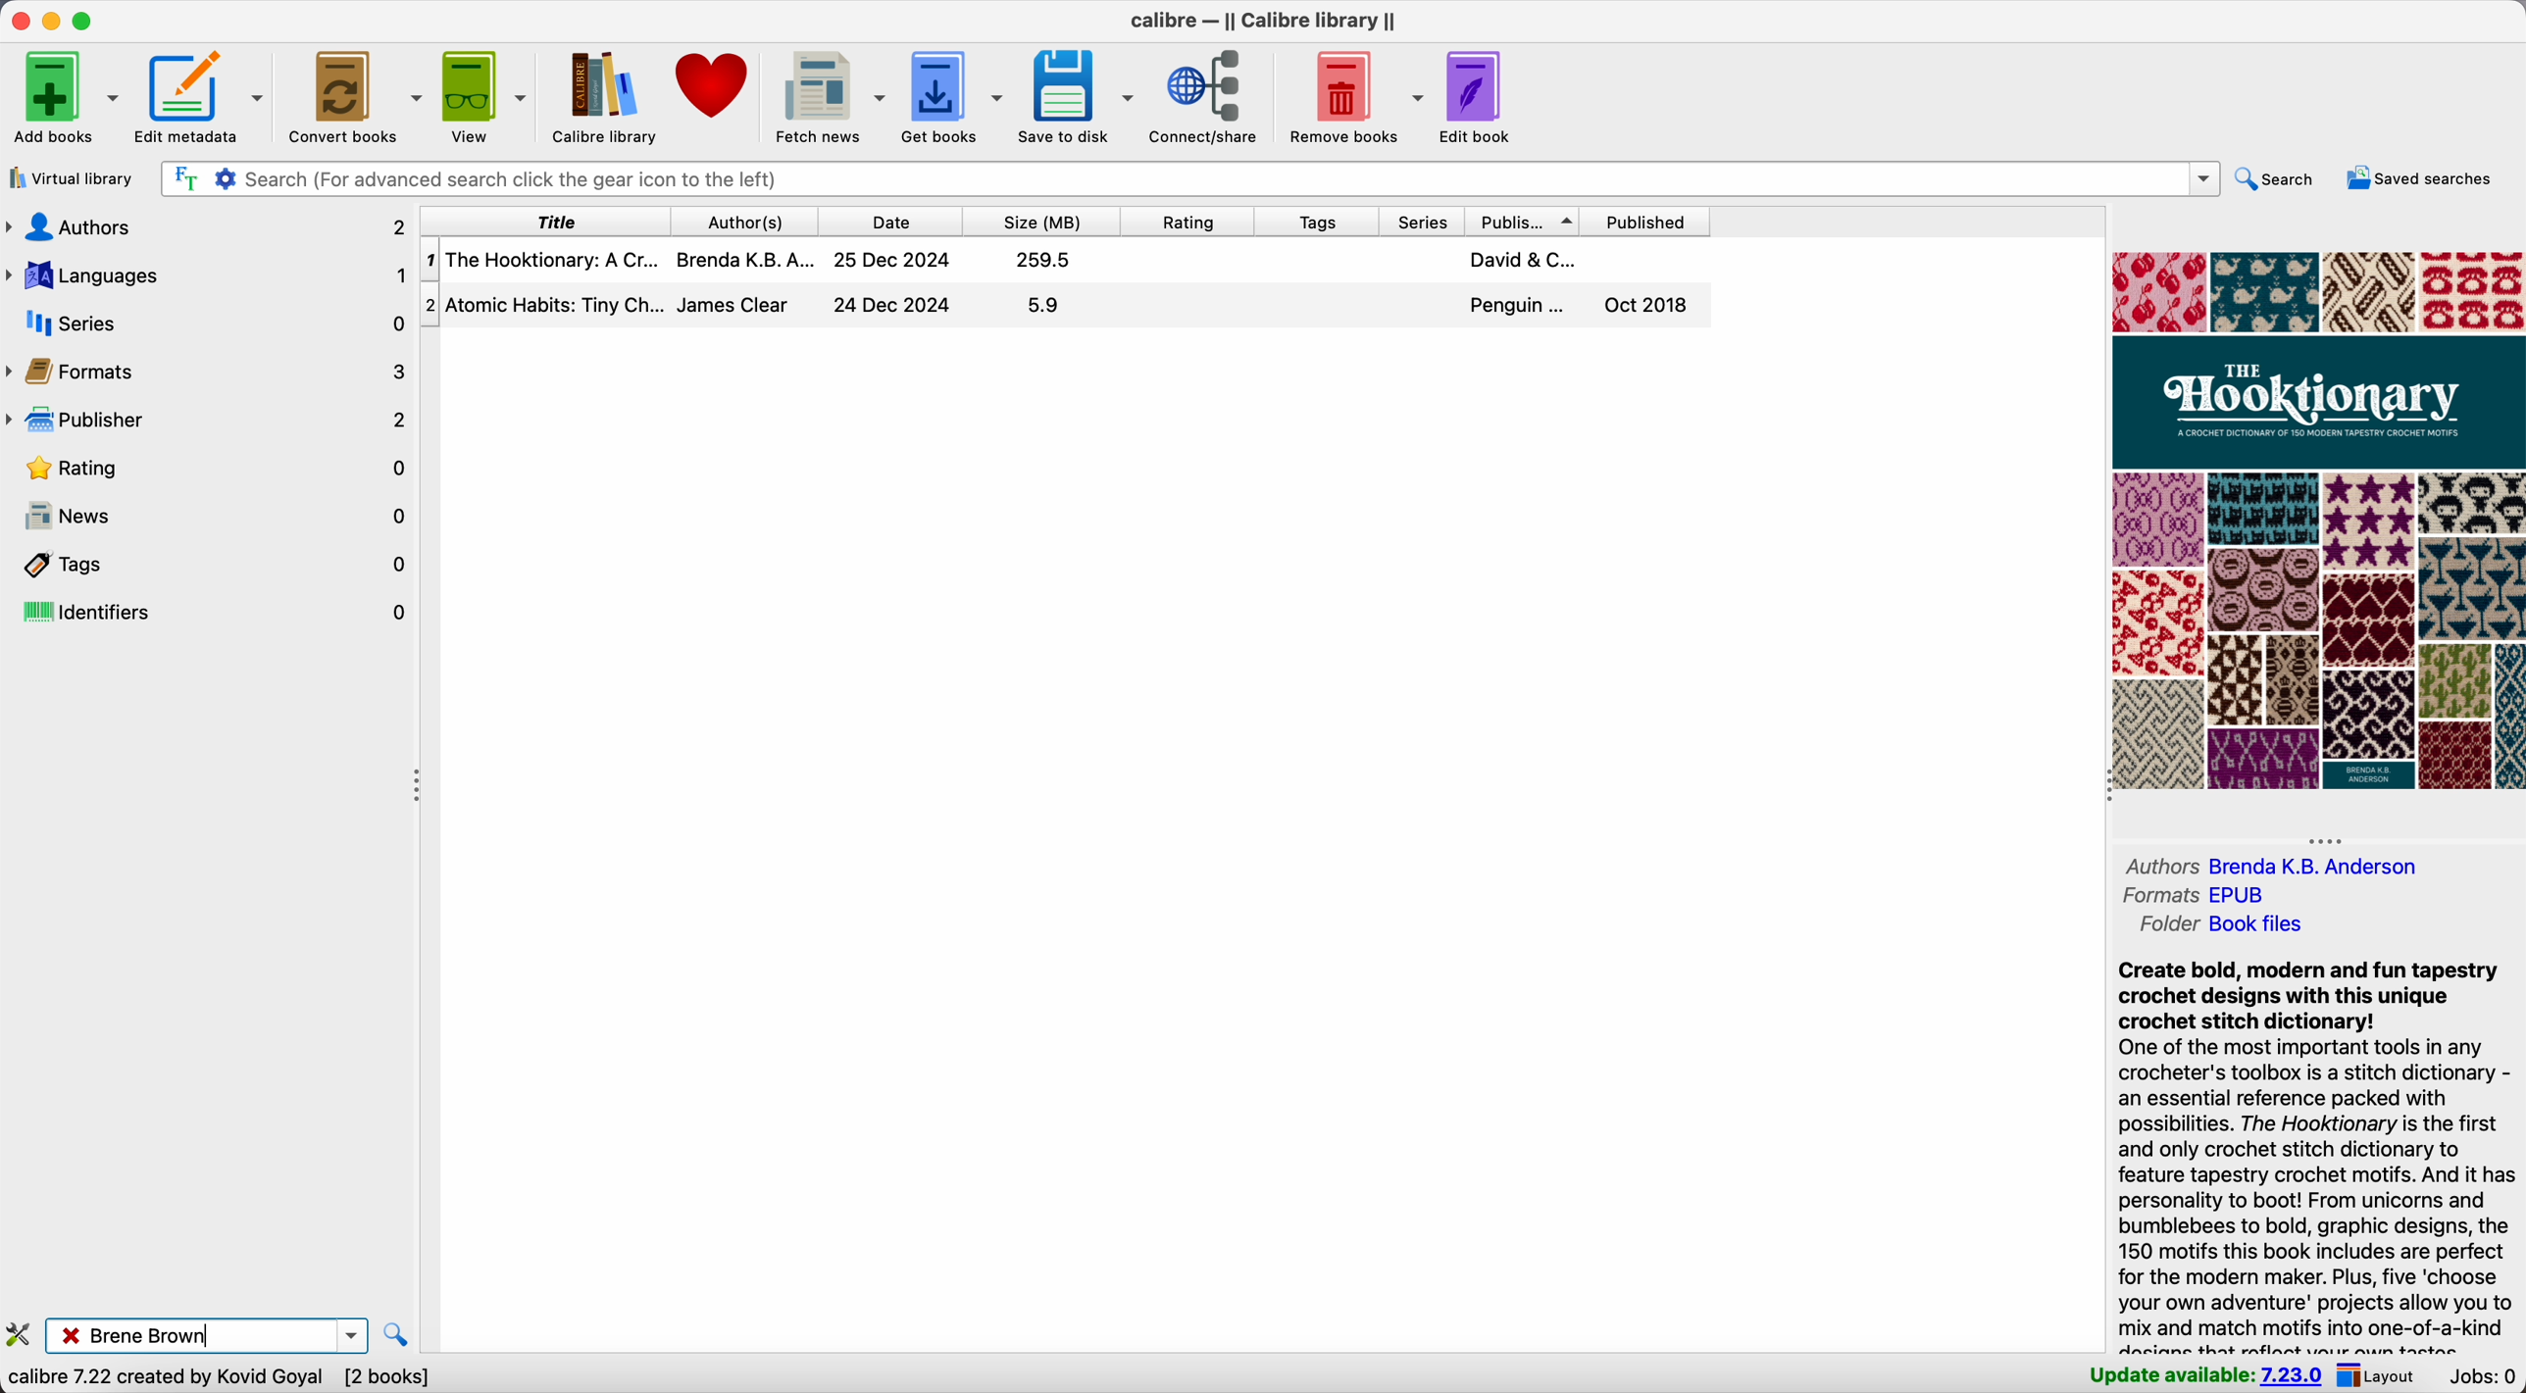  What do you see at coordinates (2223, 925) in the screenshot?
I see `folder` at bounding box center [2223, 925].